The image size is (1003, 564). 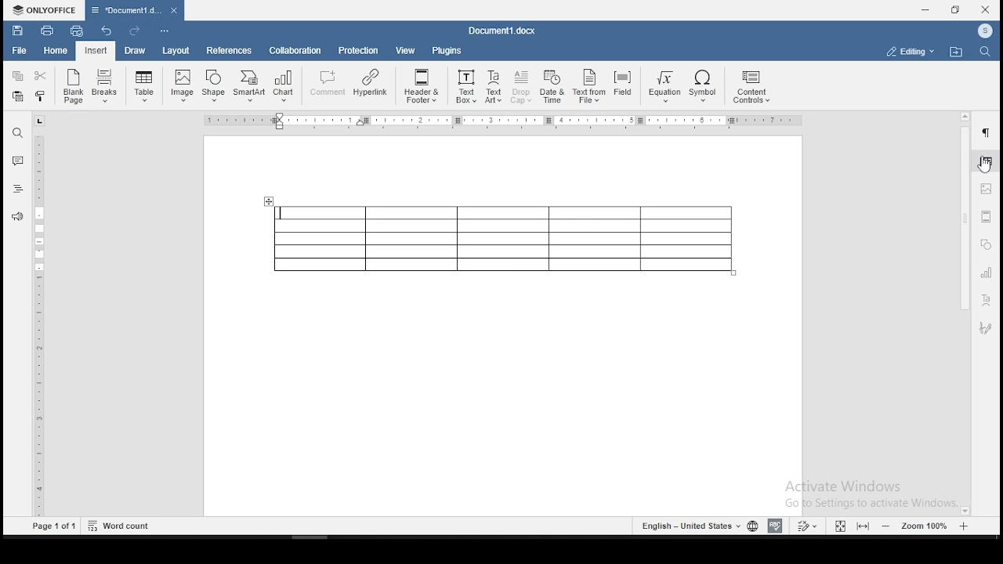 I want to click on protection, so click(x=360, y=50).